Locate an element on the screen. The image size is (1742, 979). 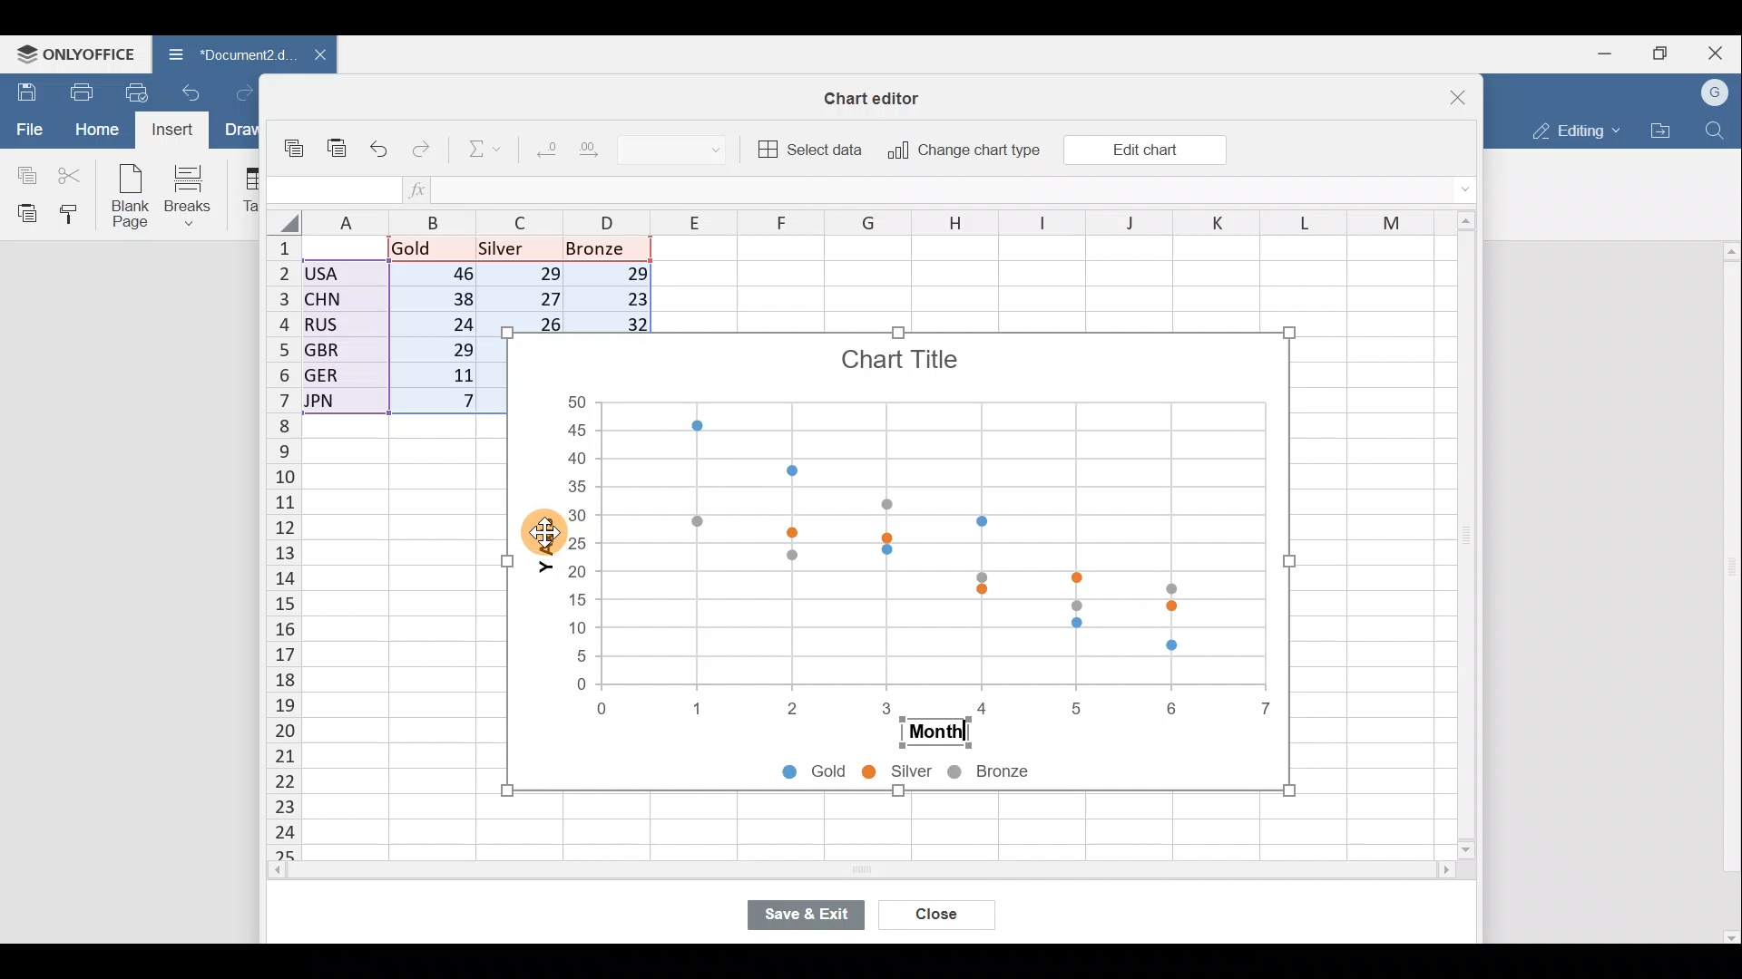
Copy is located at coordinates (23, 173).